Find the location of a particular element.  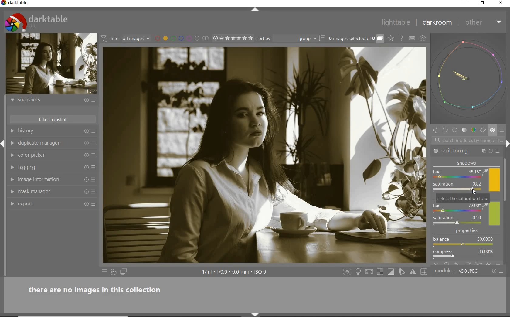

range rating of selected image is located at coordinates (233, 39).